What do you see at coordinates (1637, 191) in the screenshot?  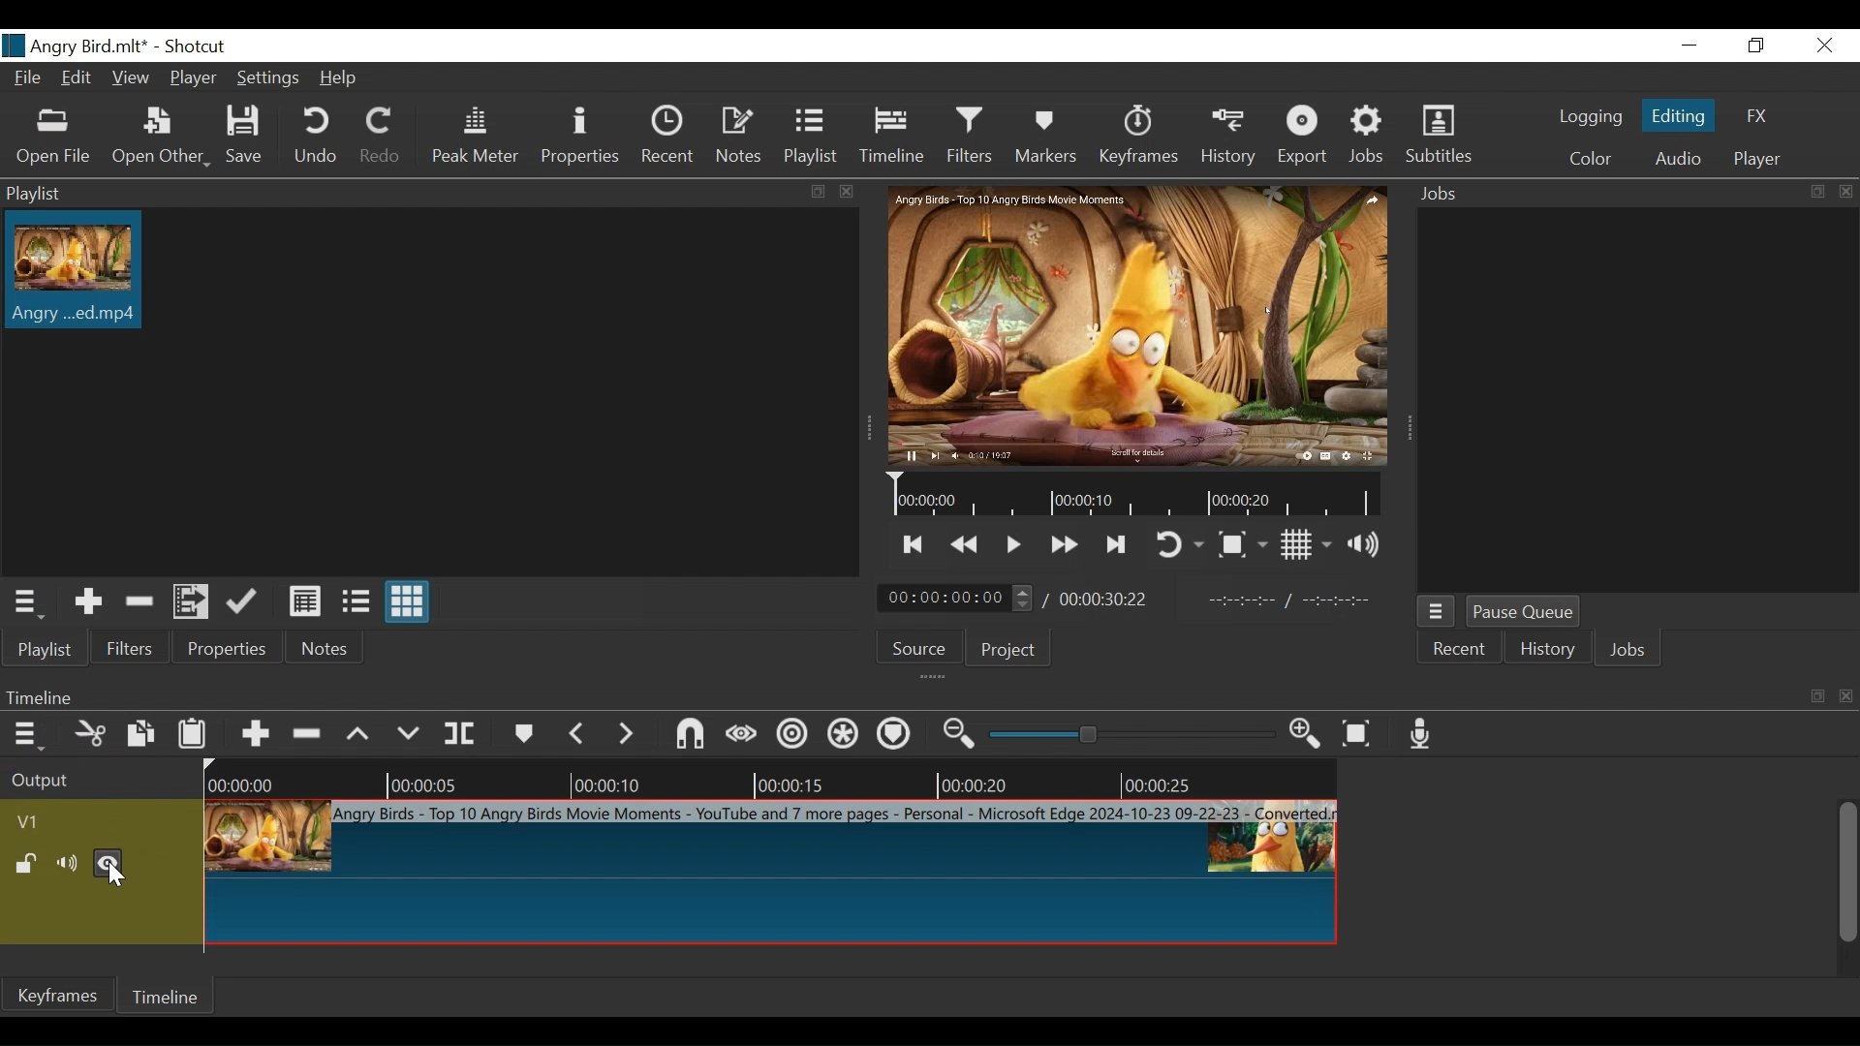 I see `Jobs Panel` at bounding box center [1637, 191].